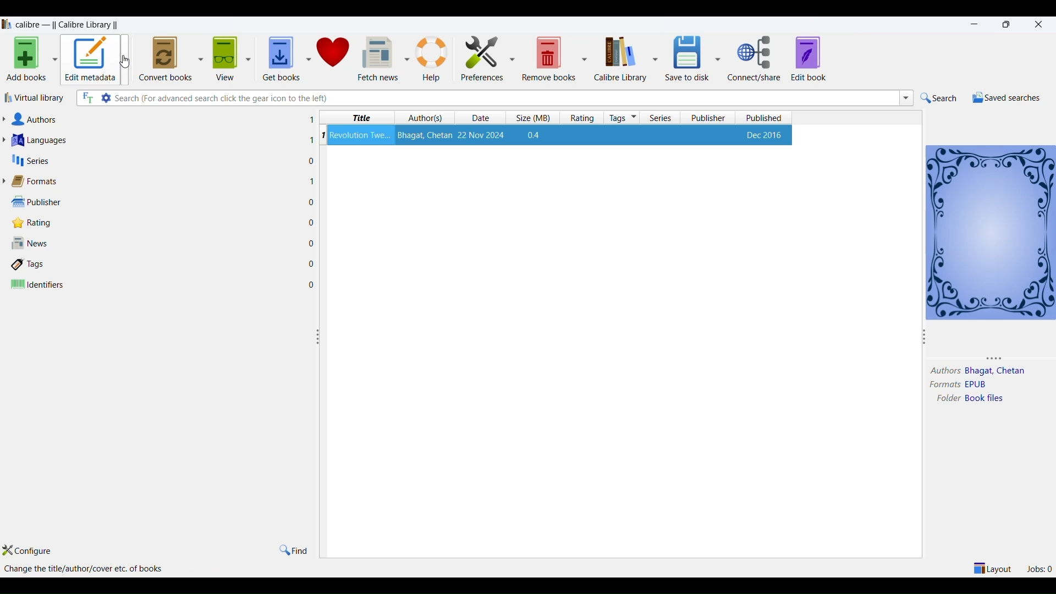 The height and width of the screenshot is (594, 1056). What do you see at coordinates (754, 59) in the screenshot?
I see `connect/share` at bounding box center [754, 59].